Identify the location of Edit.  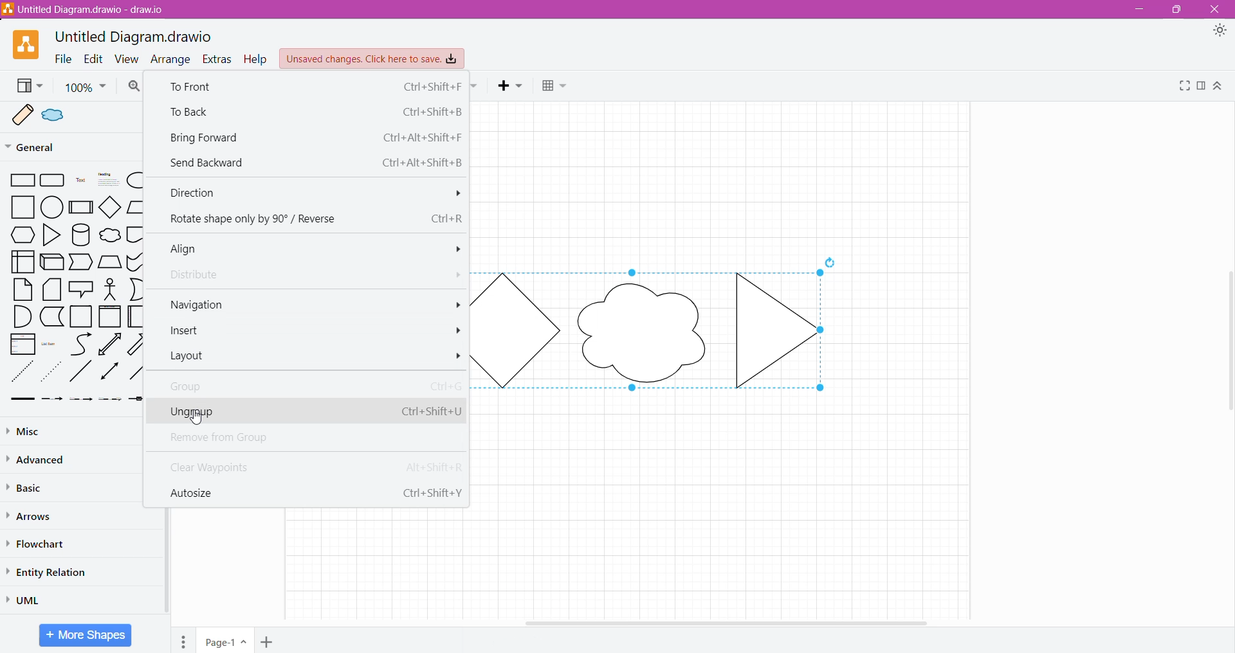
(93, 58).